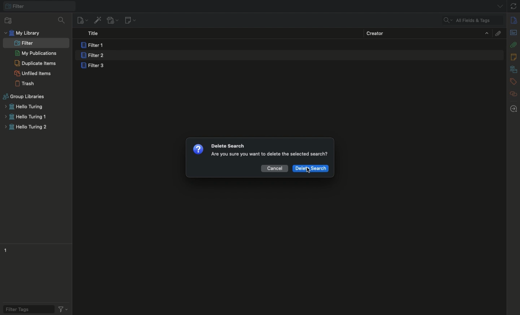 The width and height of the screenshot is (520, 315). What do you see at coordinates (94, 45) in the screenshot?
I see `Filter 1` at bounding box center [94, 45].